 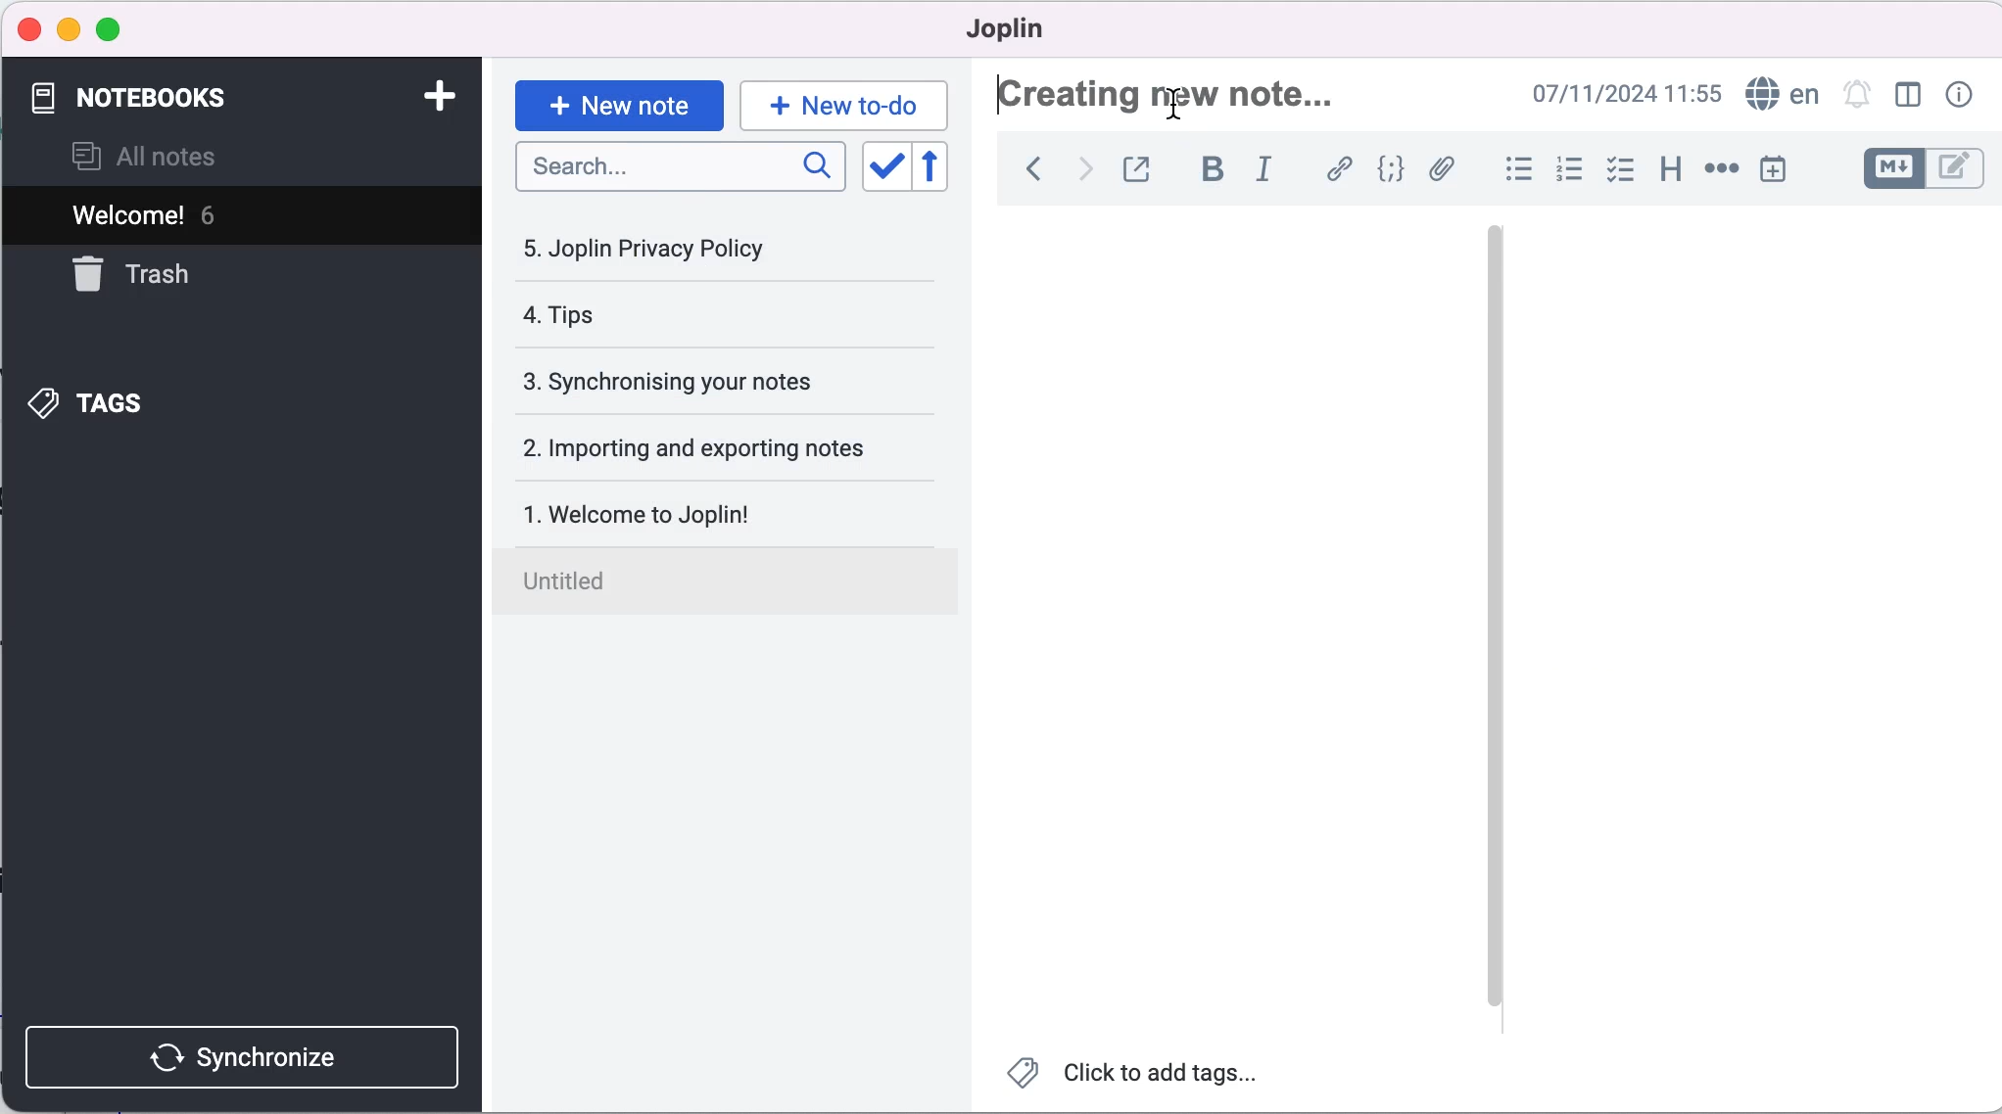 What do you see at coordinates (1754, 626) in the screenshot?
I see `blank canvas` at bounding box center [1754, 626].